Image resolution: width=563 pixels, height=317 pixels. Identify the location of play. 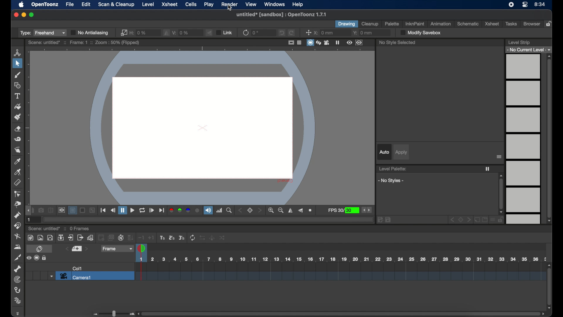
(209, 5).